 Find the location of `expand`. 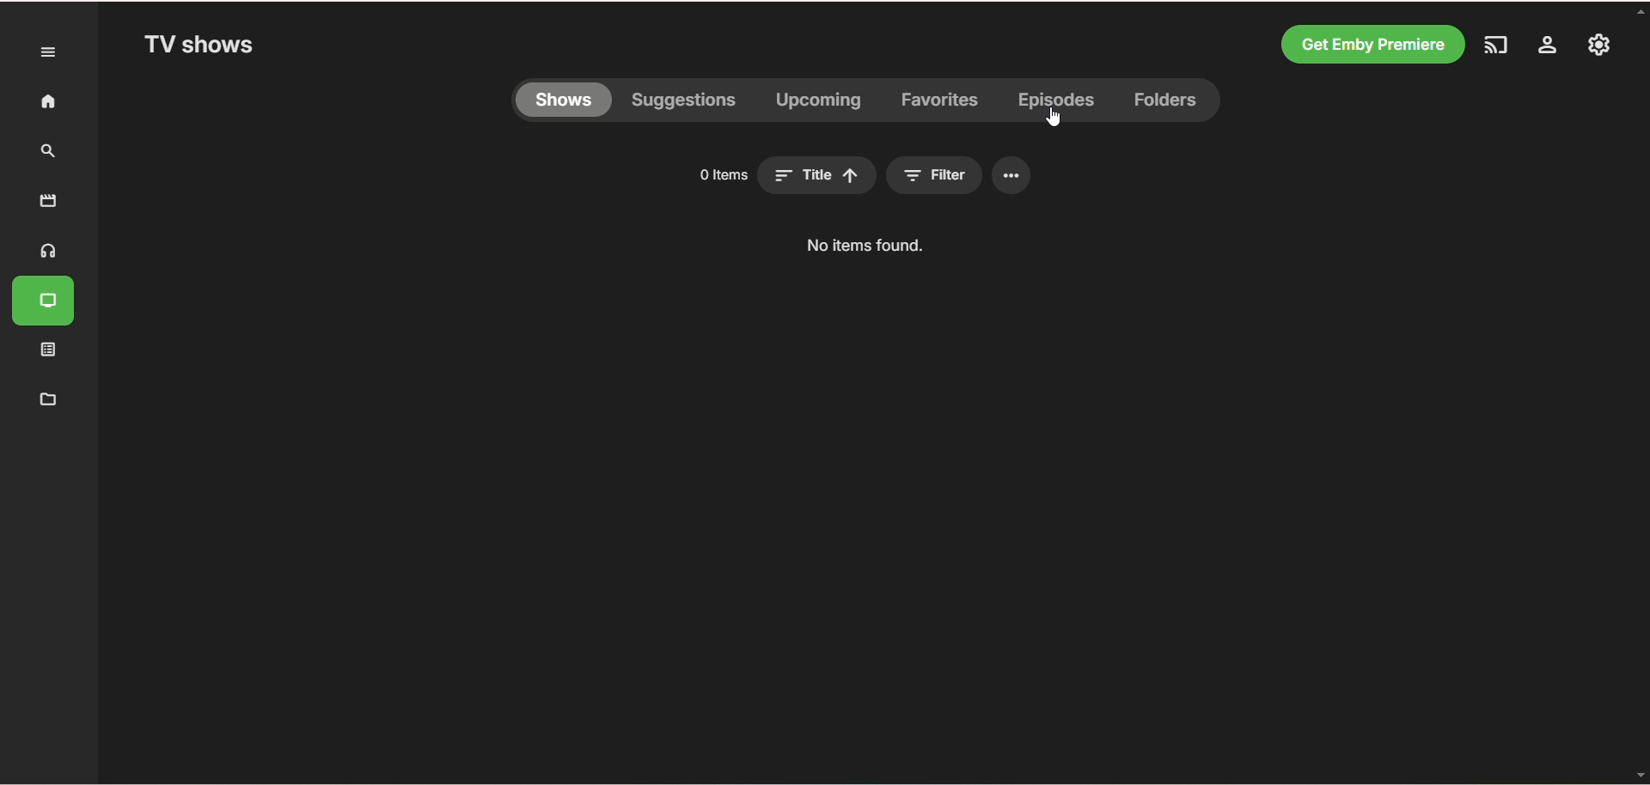

expand is located at coordinates (47, 52).